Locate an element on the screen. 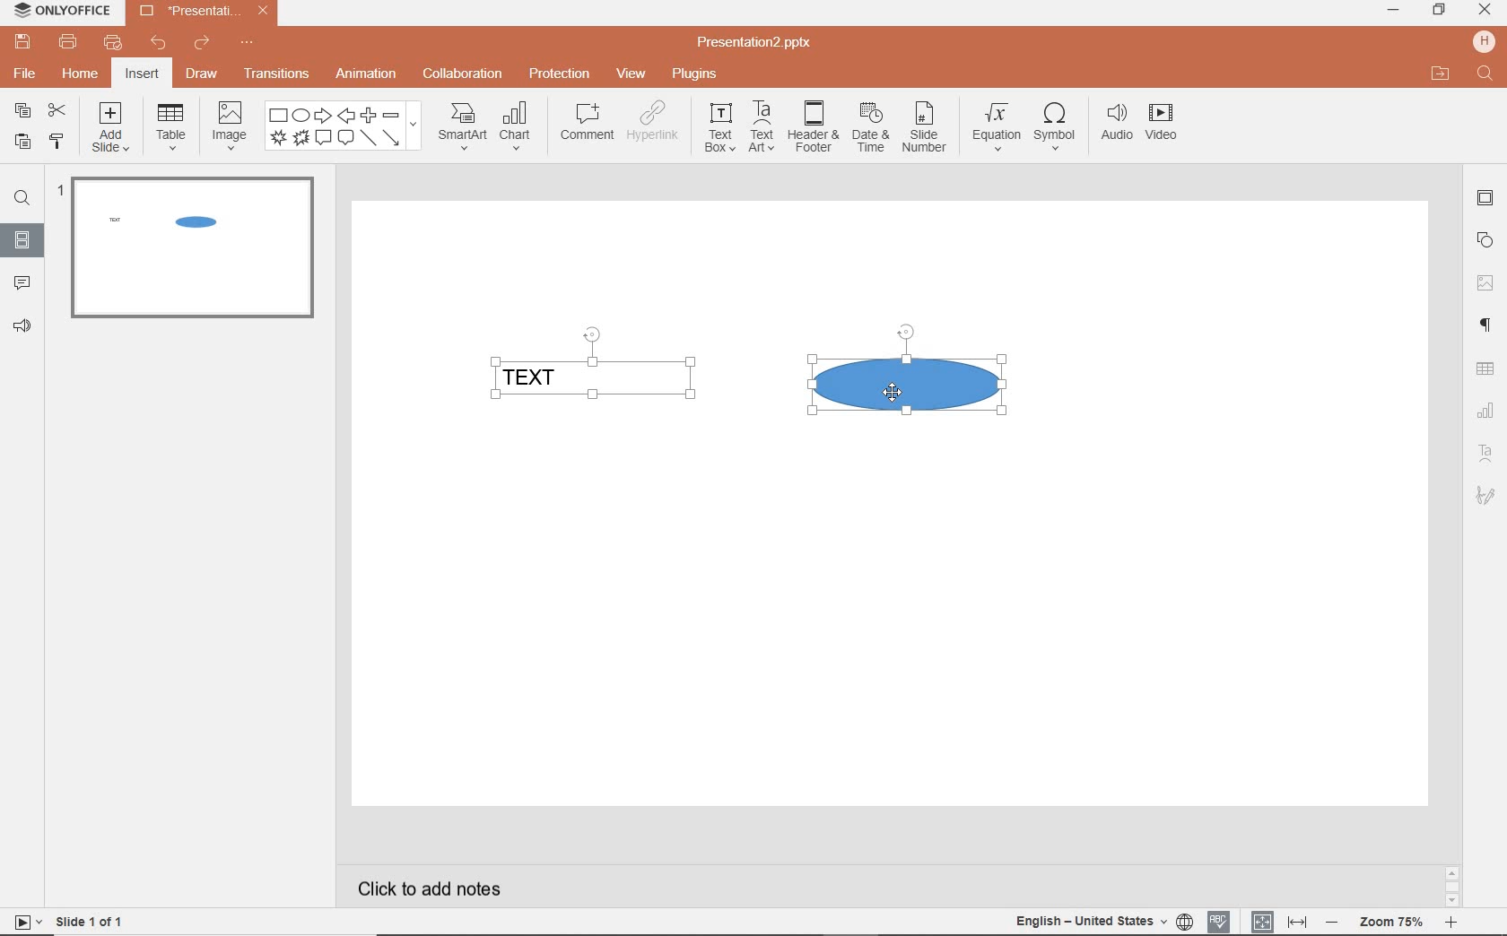 The height and width of the screenshot is (936, 1507). SLIDE1 is located at coordinates (192, 255).